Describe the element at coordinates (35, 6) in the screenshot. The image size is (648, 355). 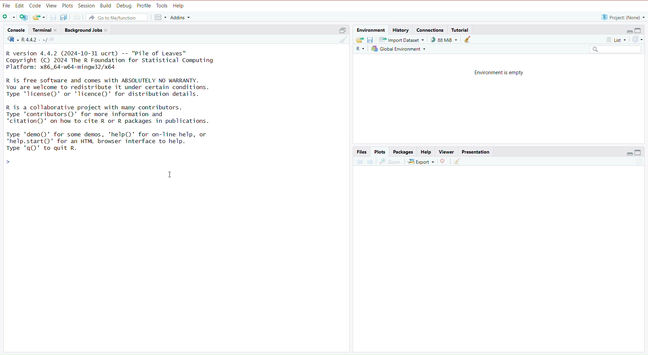
I see `code` at that location.